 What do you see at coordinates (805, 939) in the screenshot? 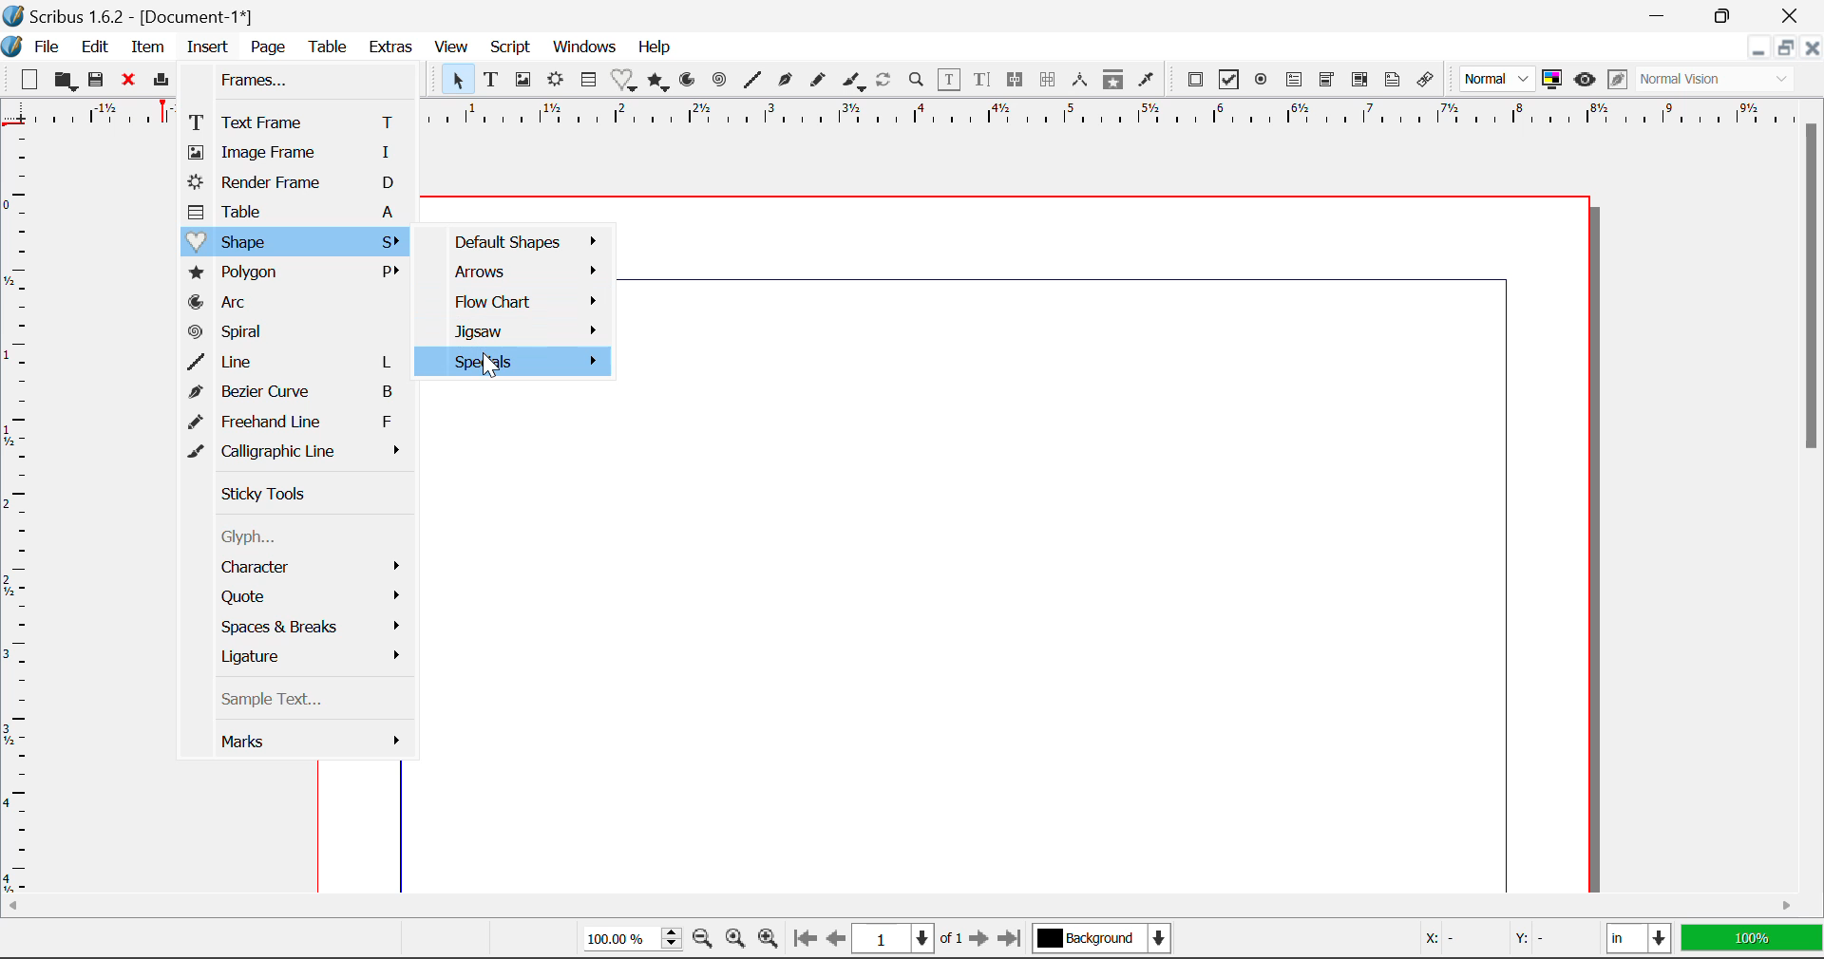
I see `First Page` at bounding box center [805, 939].